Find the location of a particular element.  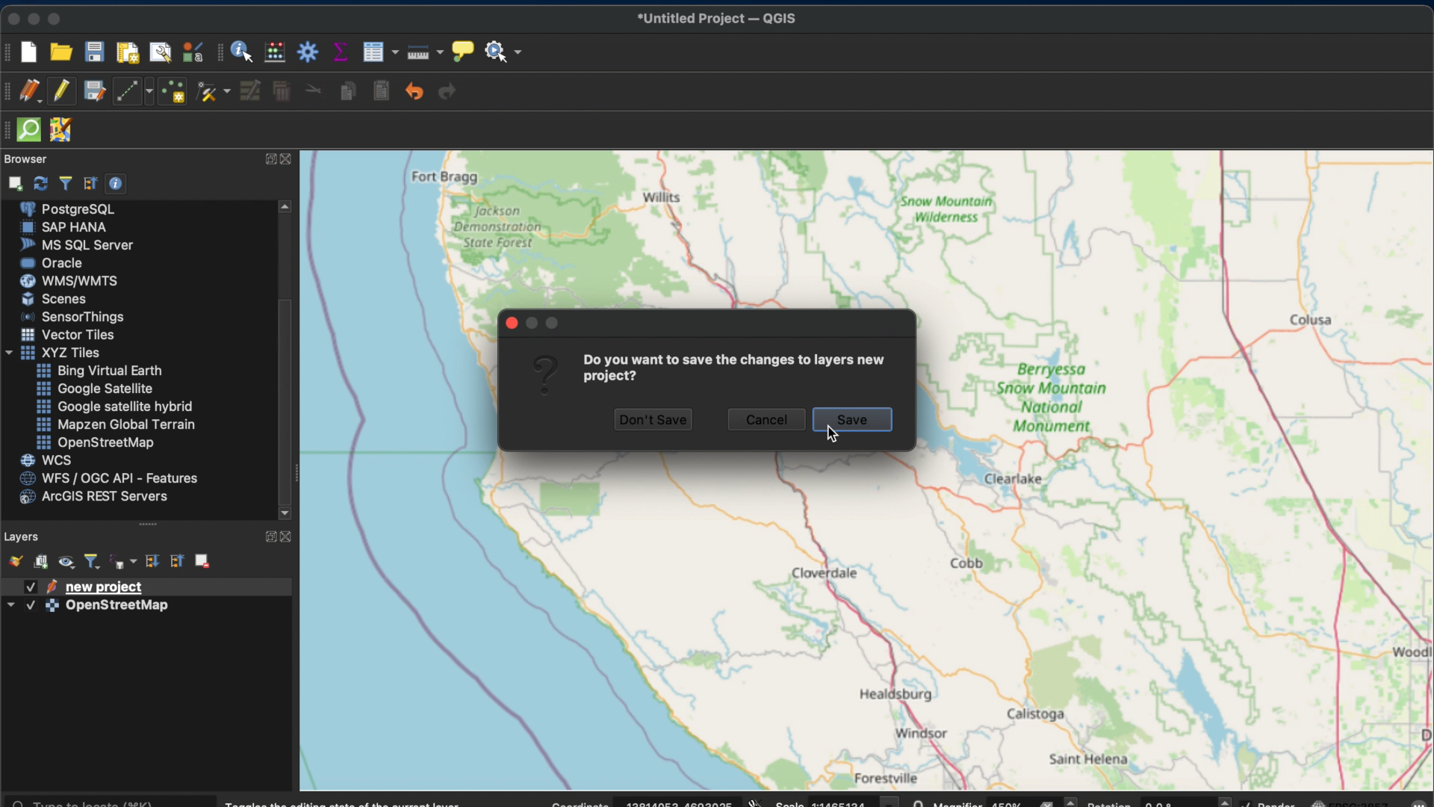

sensor. things is located at coordinates (68, 316).